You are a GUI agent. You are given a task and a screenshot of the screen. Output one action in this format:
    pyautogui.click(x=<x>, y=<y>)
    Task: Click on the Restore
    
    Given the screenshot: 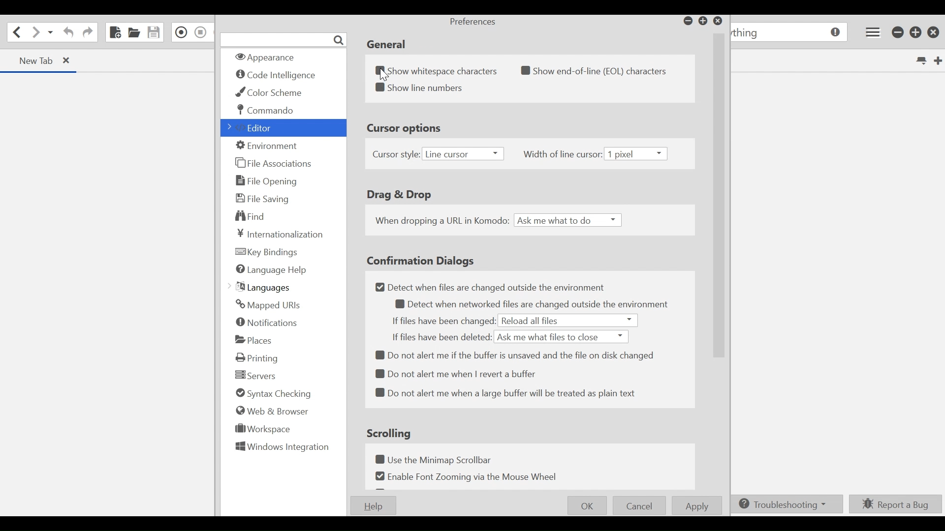 What is the action you would take?
    pyautogui.click(x=702, y=21)
    